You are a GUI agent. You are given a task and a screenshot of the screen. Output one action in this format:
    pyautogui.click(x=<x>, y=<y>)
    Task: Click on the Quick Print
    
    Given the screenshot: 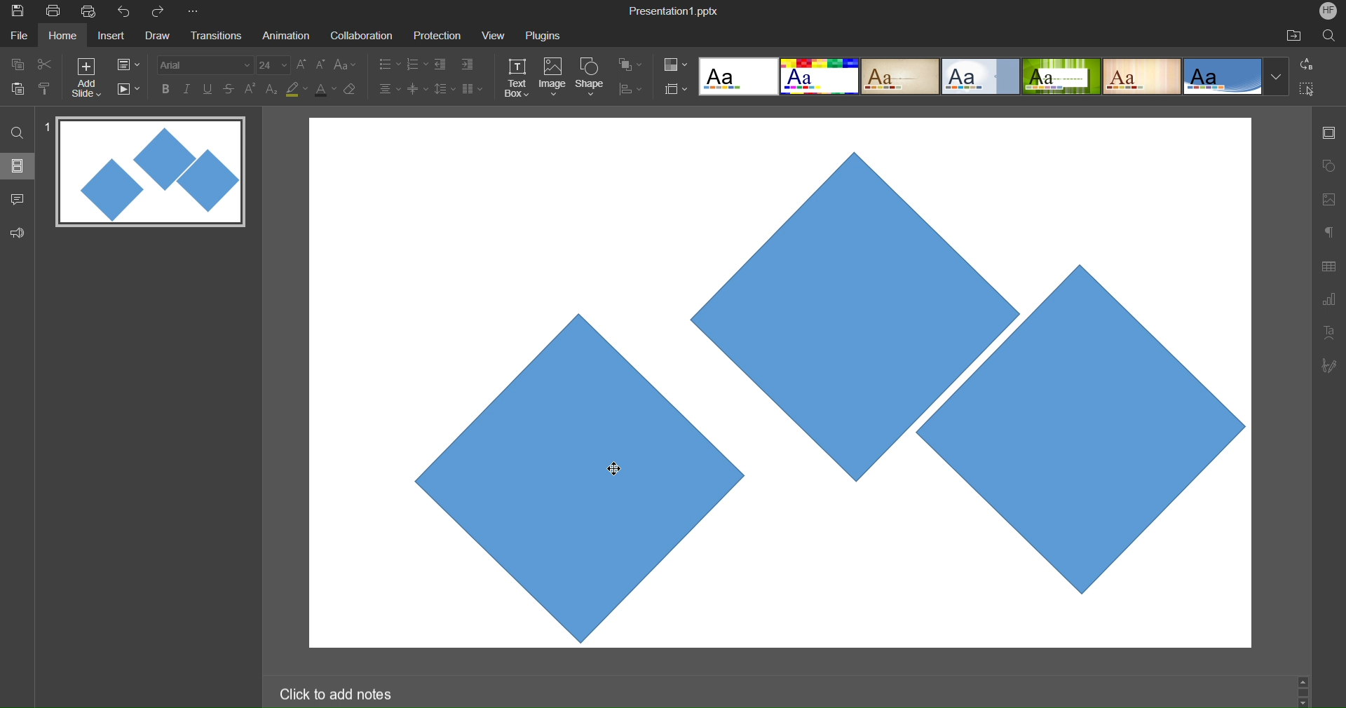 What is the action you would take?
    pyautogui.click(x=90, y=11)
    